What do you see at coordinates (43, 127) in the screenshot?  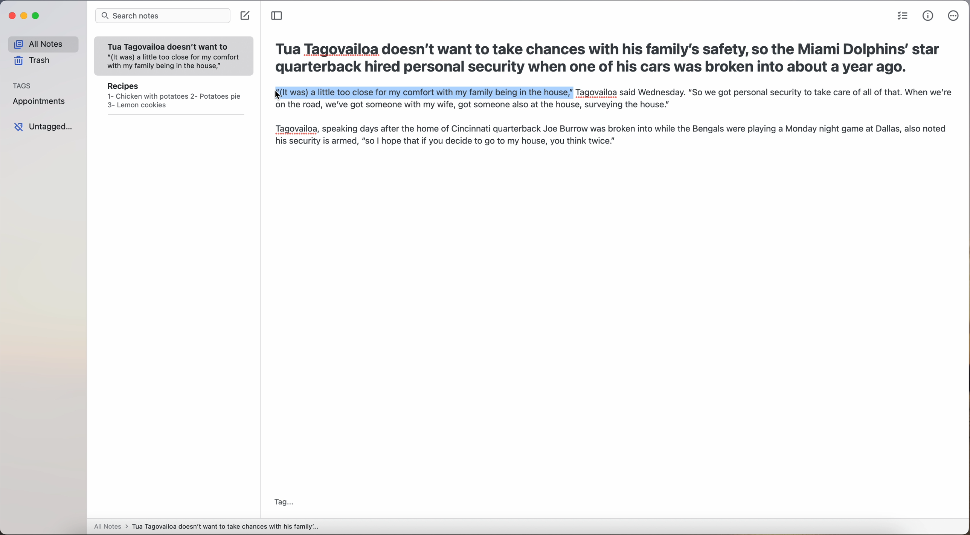 I see `untagged` at bounding box center [43, 127].